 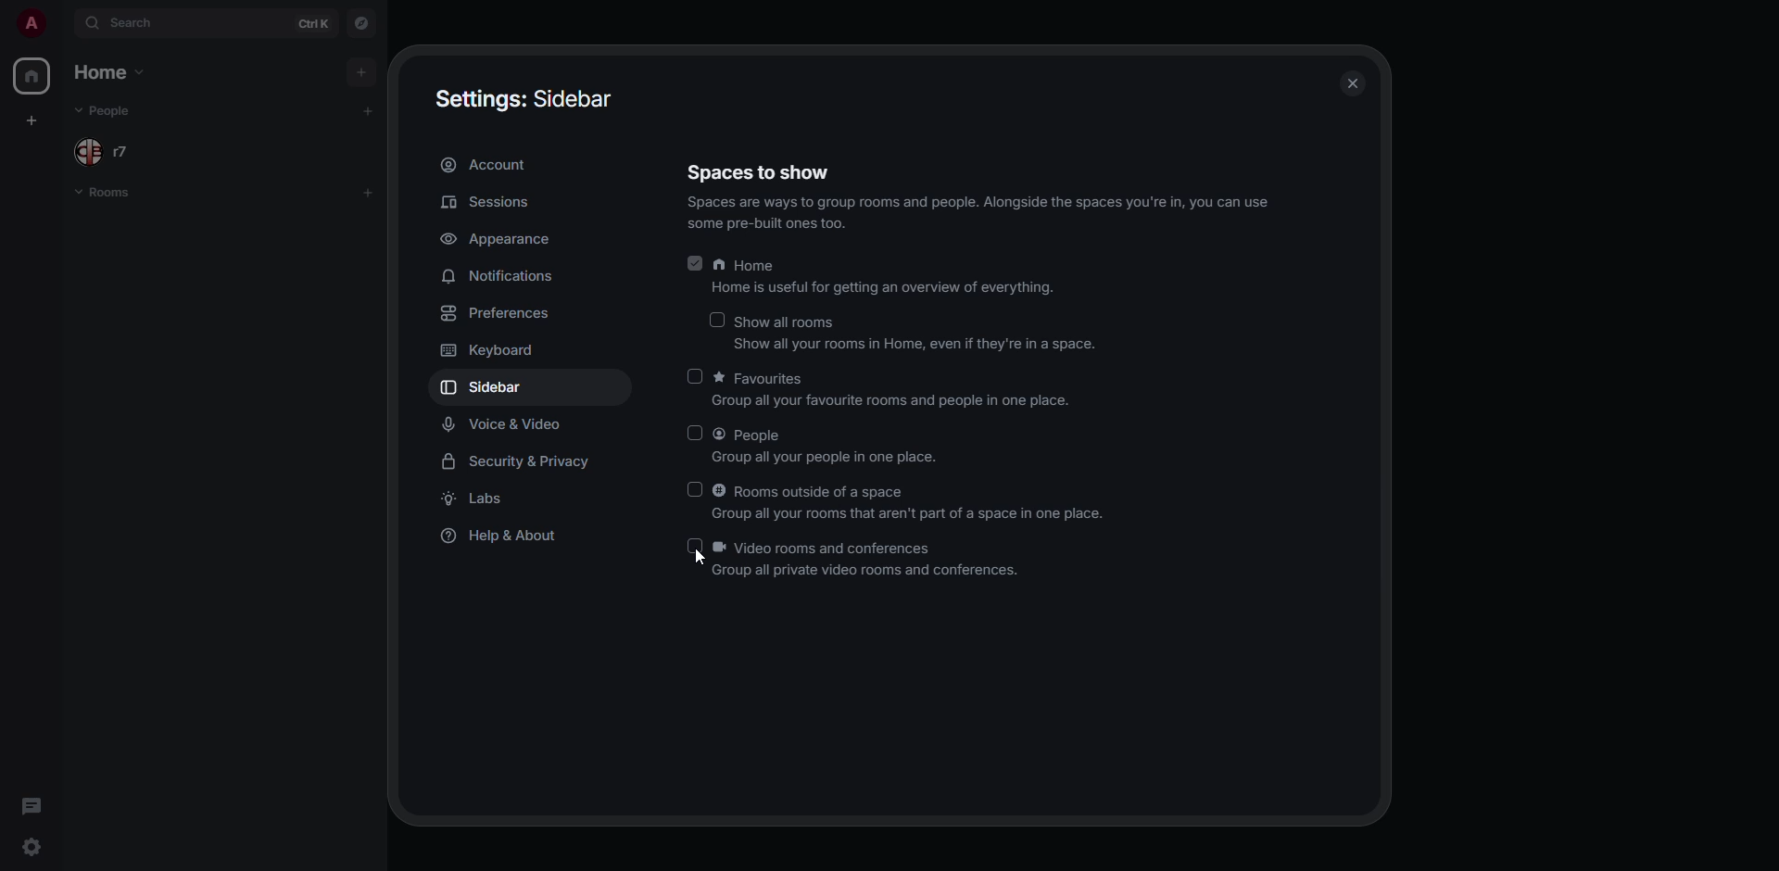 I want to click on create space, so click(x=36, y=121).